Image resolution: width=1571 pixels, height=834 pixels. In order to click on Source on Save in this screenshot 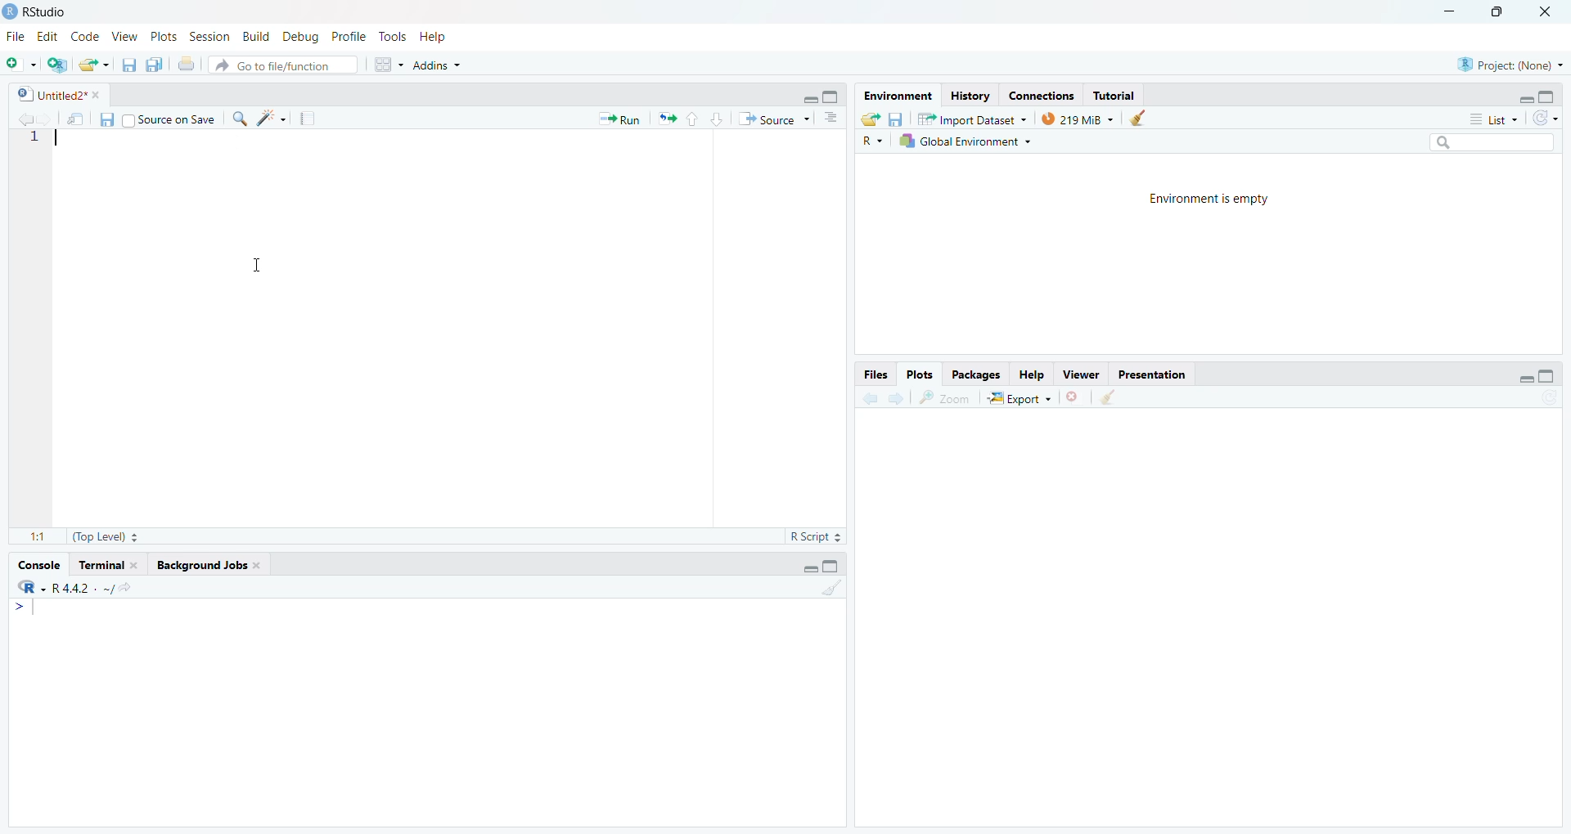, I will do `click(169, 118)`.